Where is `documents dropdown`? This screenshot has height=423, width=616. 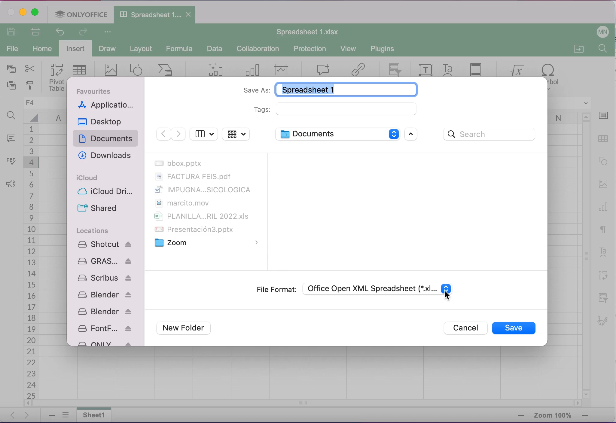 documents dropdown is located at coordinates (336, 134).